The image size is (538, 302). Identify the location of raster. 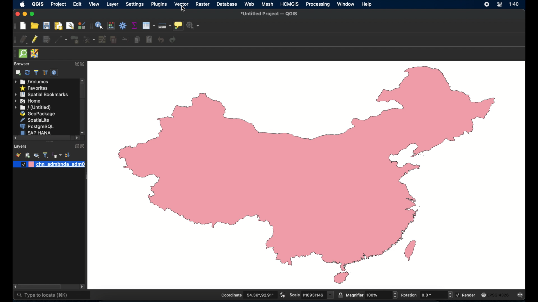
(202, 4).